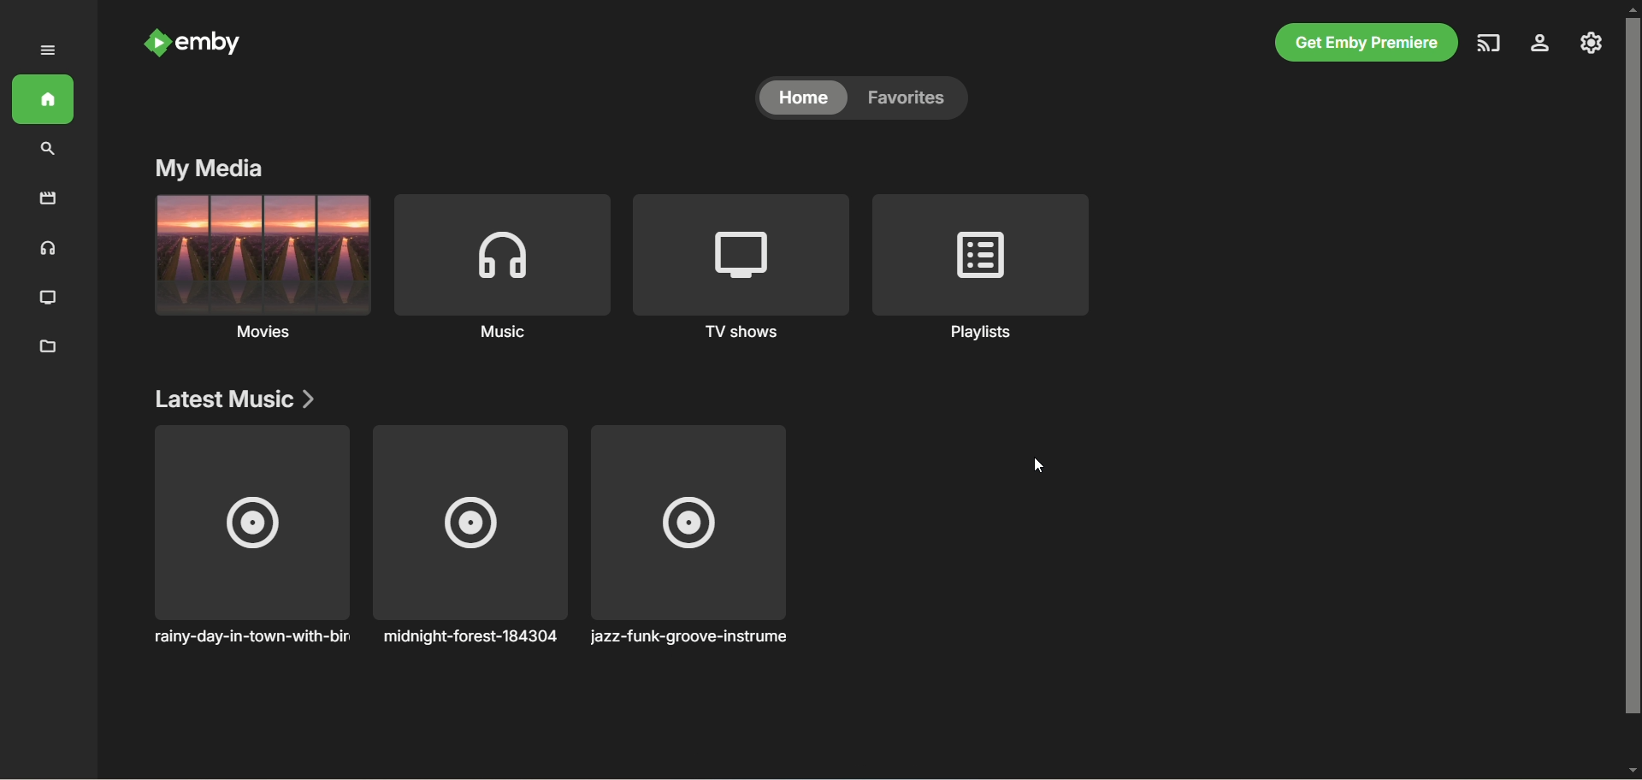 This screenshot has width=1642, height=780. What do you see at coordinates (501, 269) in the screenshot?
I see `Music` at bounding box center [501, 269].